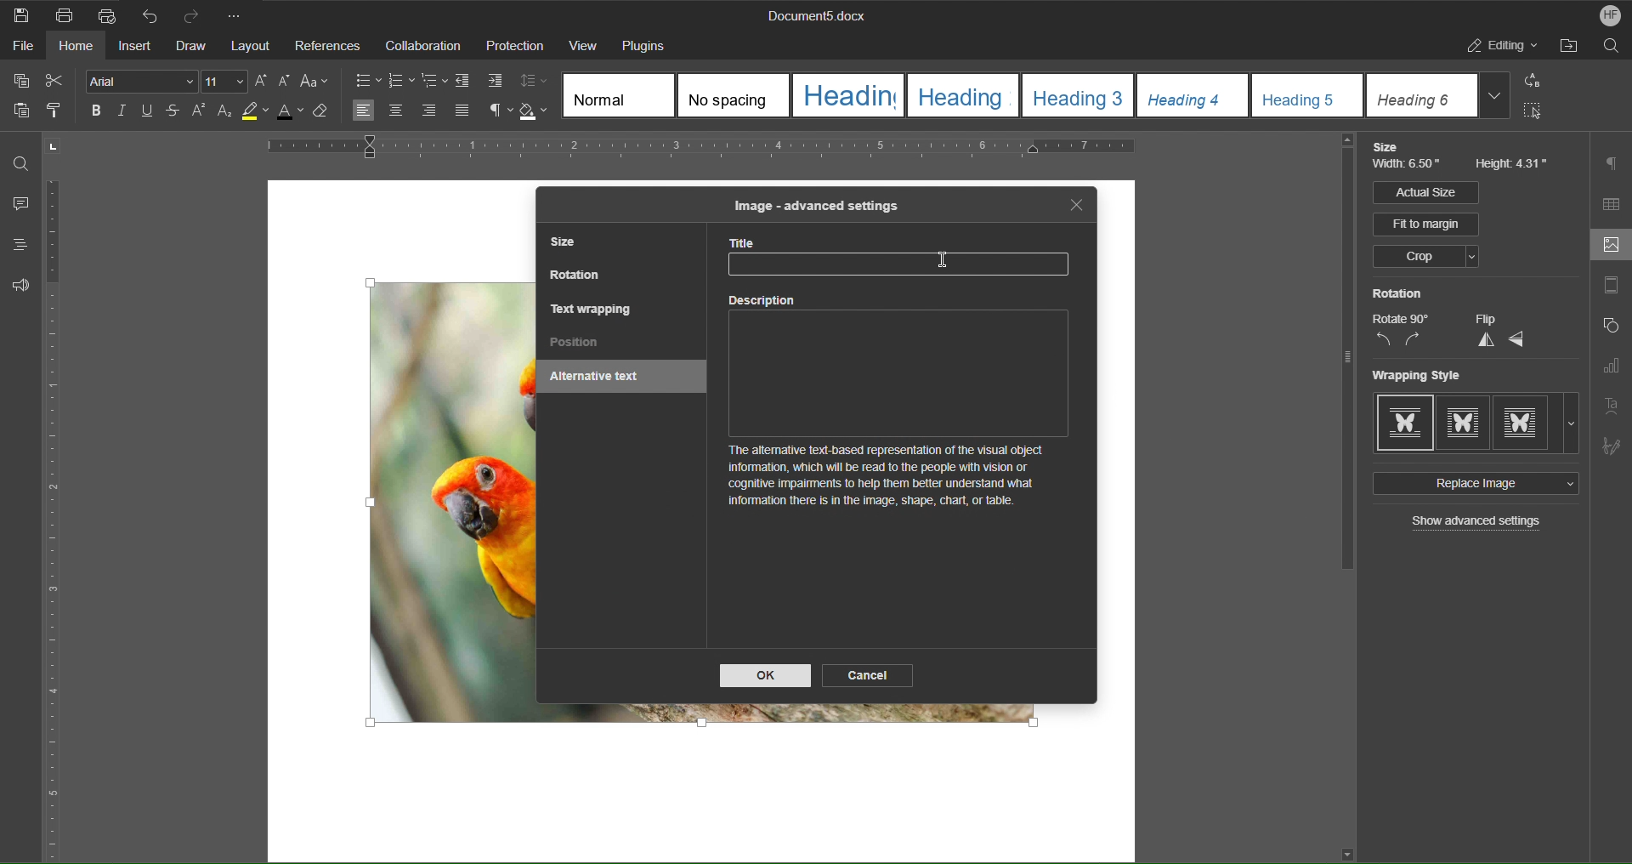 This screenshot has width=1632, height=864. What do you see at coordinates (1383, 340) in the screenshot?
I see `Rotate CCW` at bounding box center [1383, 340].